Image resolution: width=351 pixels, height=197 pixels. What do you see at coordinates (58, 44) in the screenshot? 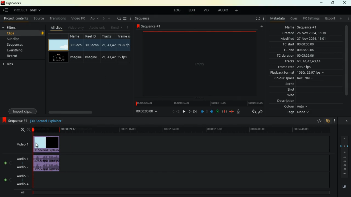
I see `video` at bounding box center [58, 44].